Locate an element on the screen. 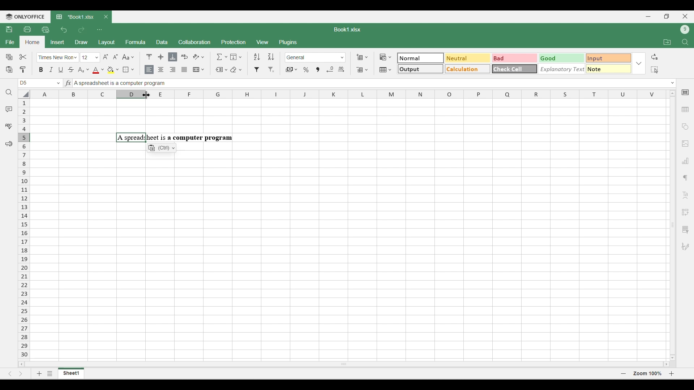  Comment is located at coordinates (9, 109).